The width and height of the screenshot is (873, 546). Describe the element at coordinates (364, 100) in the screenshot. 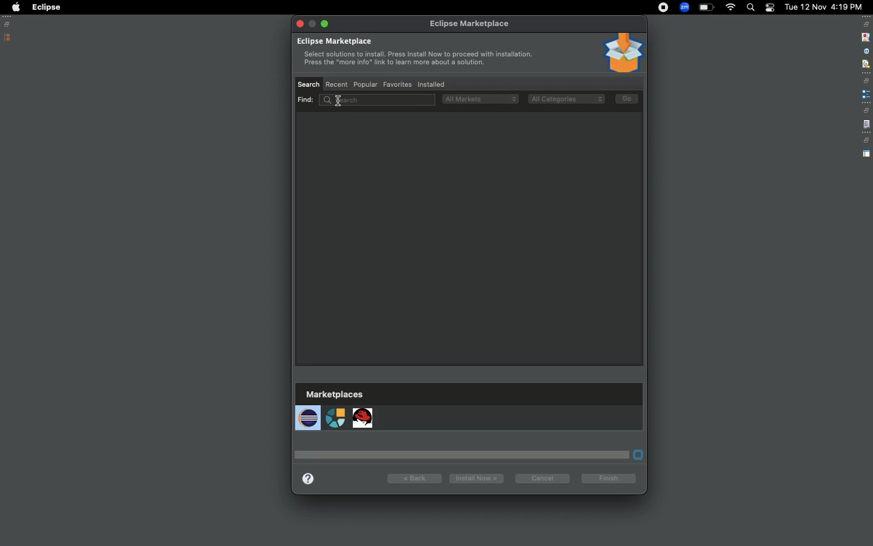

I see `Find` at that location.